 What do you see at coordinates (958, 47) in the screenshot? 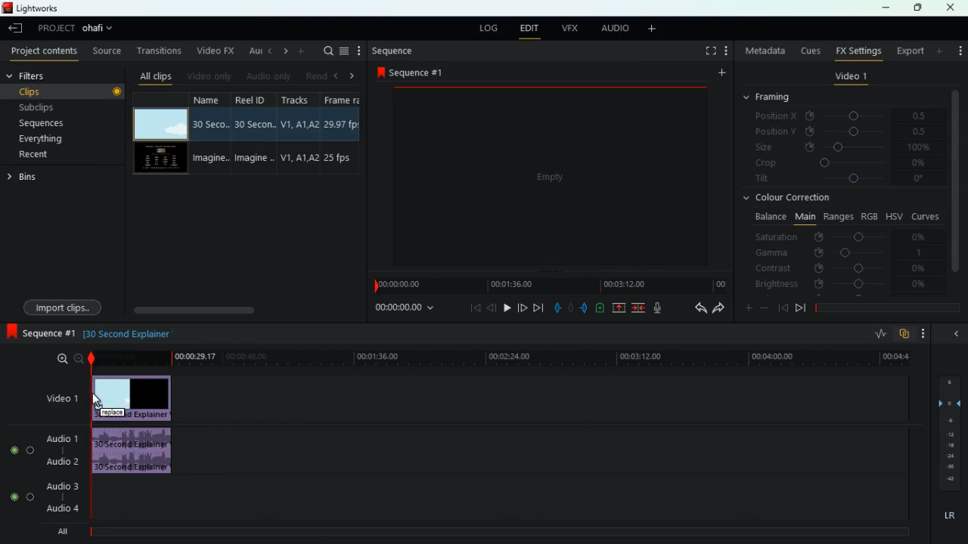
I see `more` at bounding box center [958, 47].